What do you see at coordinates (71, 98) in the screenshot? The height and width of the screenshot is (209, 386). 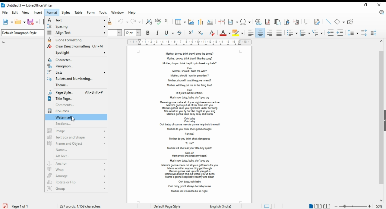 I see `title page` at bounding box center [71, 98].